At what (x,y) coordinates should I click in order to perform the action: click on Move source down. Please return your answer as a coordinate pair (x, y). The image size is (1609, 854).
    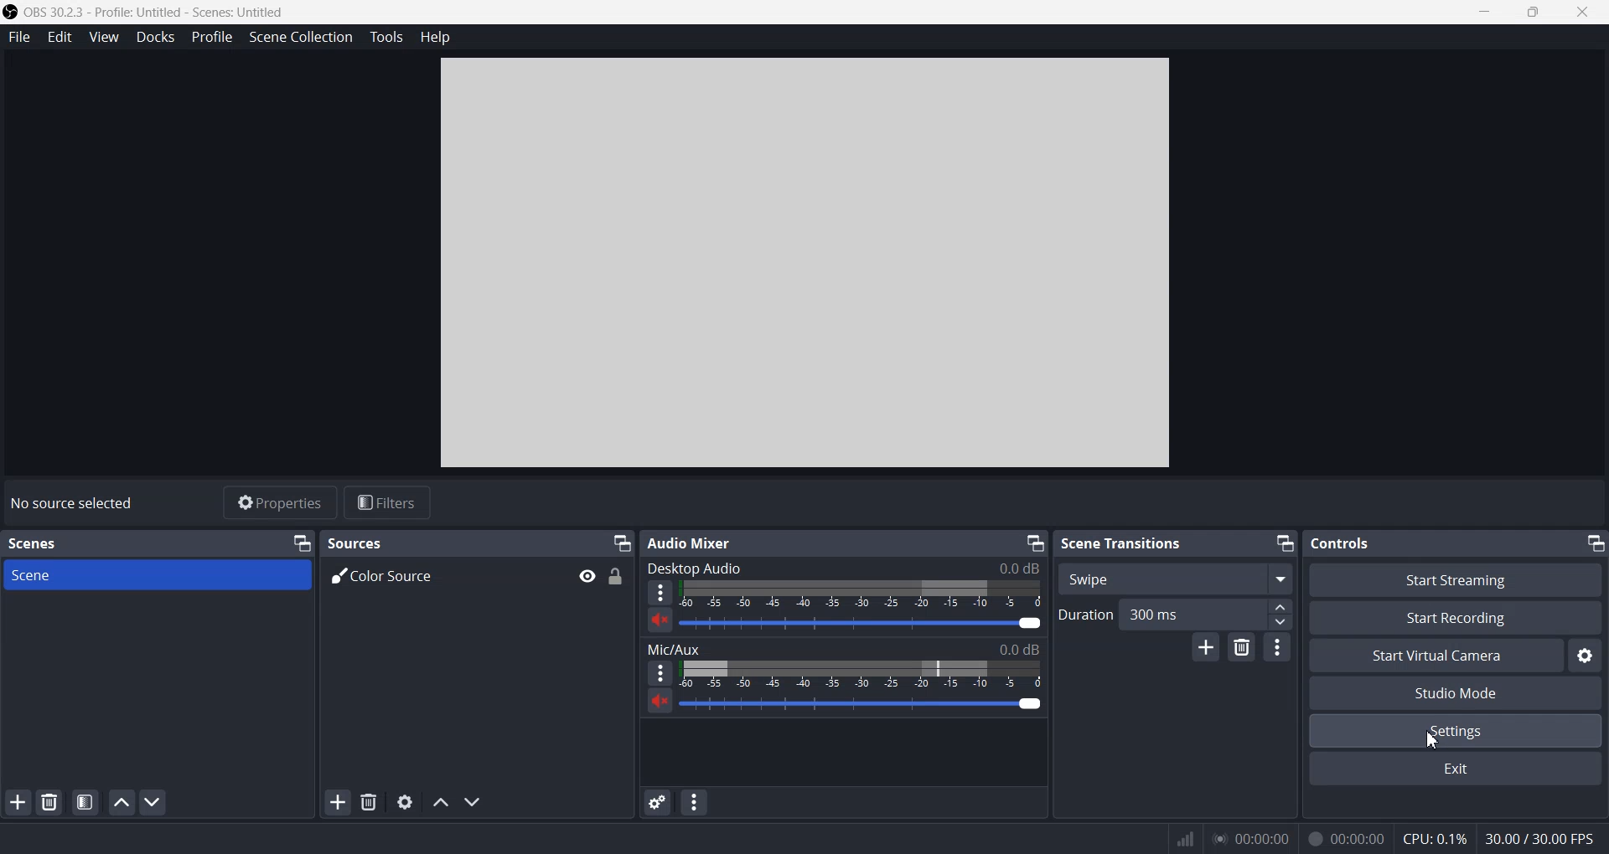
    Looking at the image, I should click on (473, 802).